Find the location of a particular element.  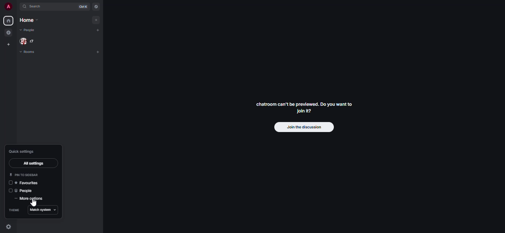

home is located at coordinates (28, 20).